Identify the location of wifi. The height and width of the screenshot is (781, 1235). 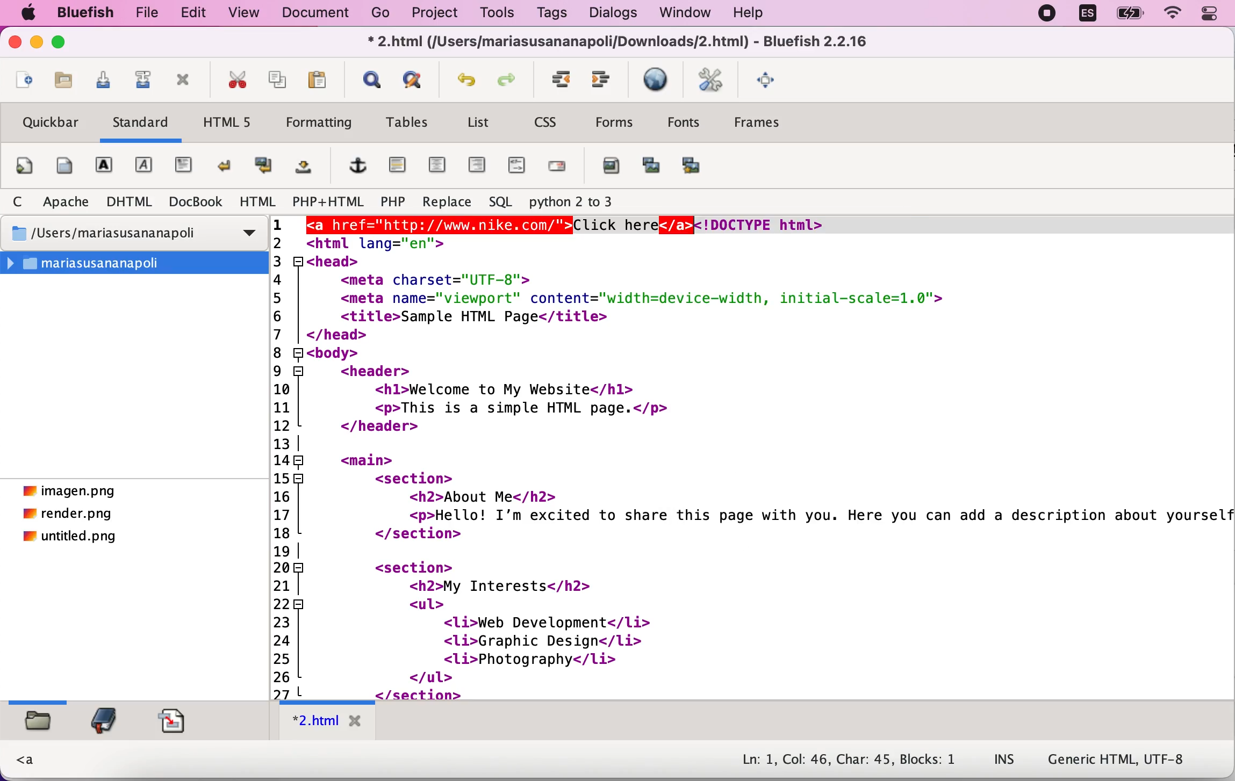
(1173, 15).